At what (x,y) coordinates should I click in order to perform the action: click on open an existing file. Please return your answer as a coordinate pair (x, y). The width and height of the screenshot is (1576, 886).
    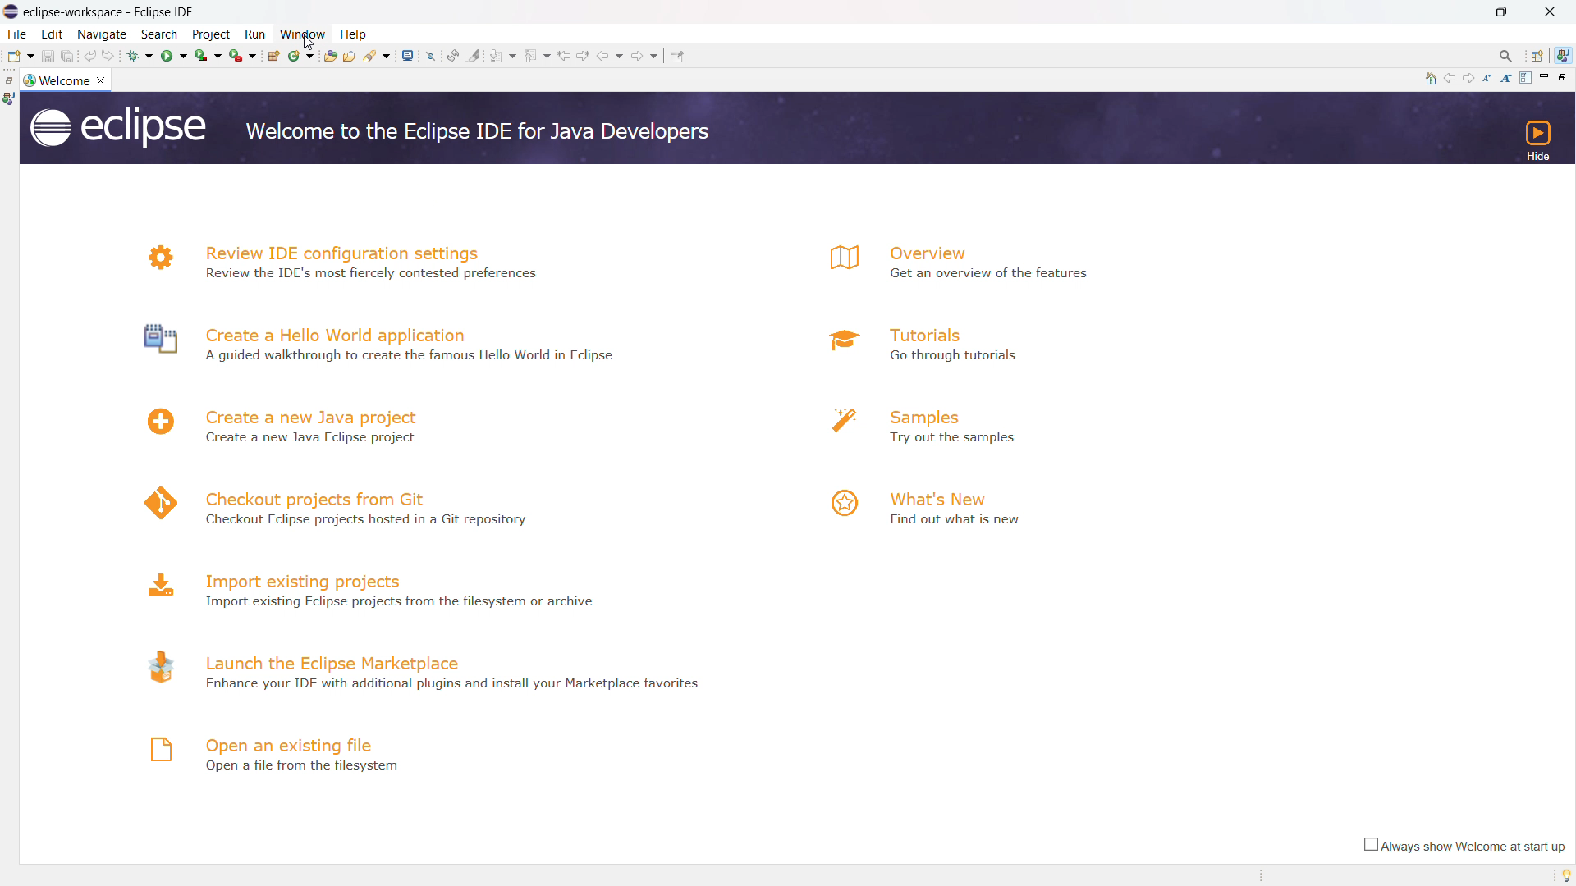
    Looking at the image, I should click on (291, 744).